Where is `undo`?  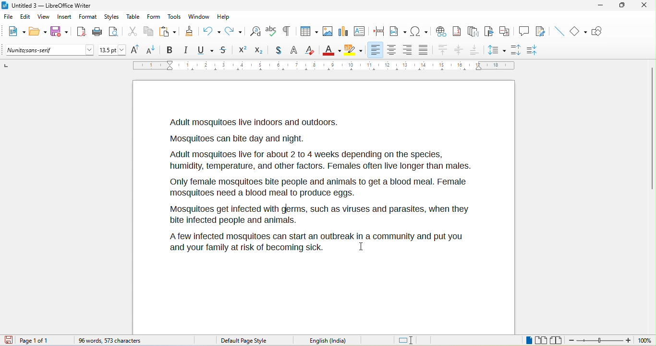
undo is located at coordinates (212, 30).